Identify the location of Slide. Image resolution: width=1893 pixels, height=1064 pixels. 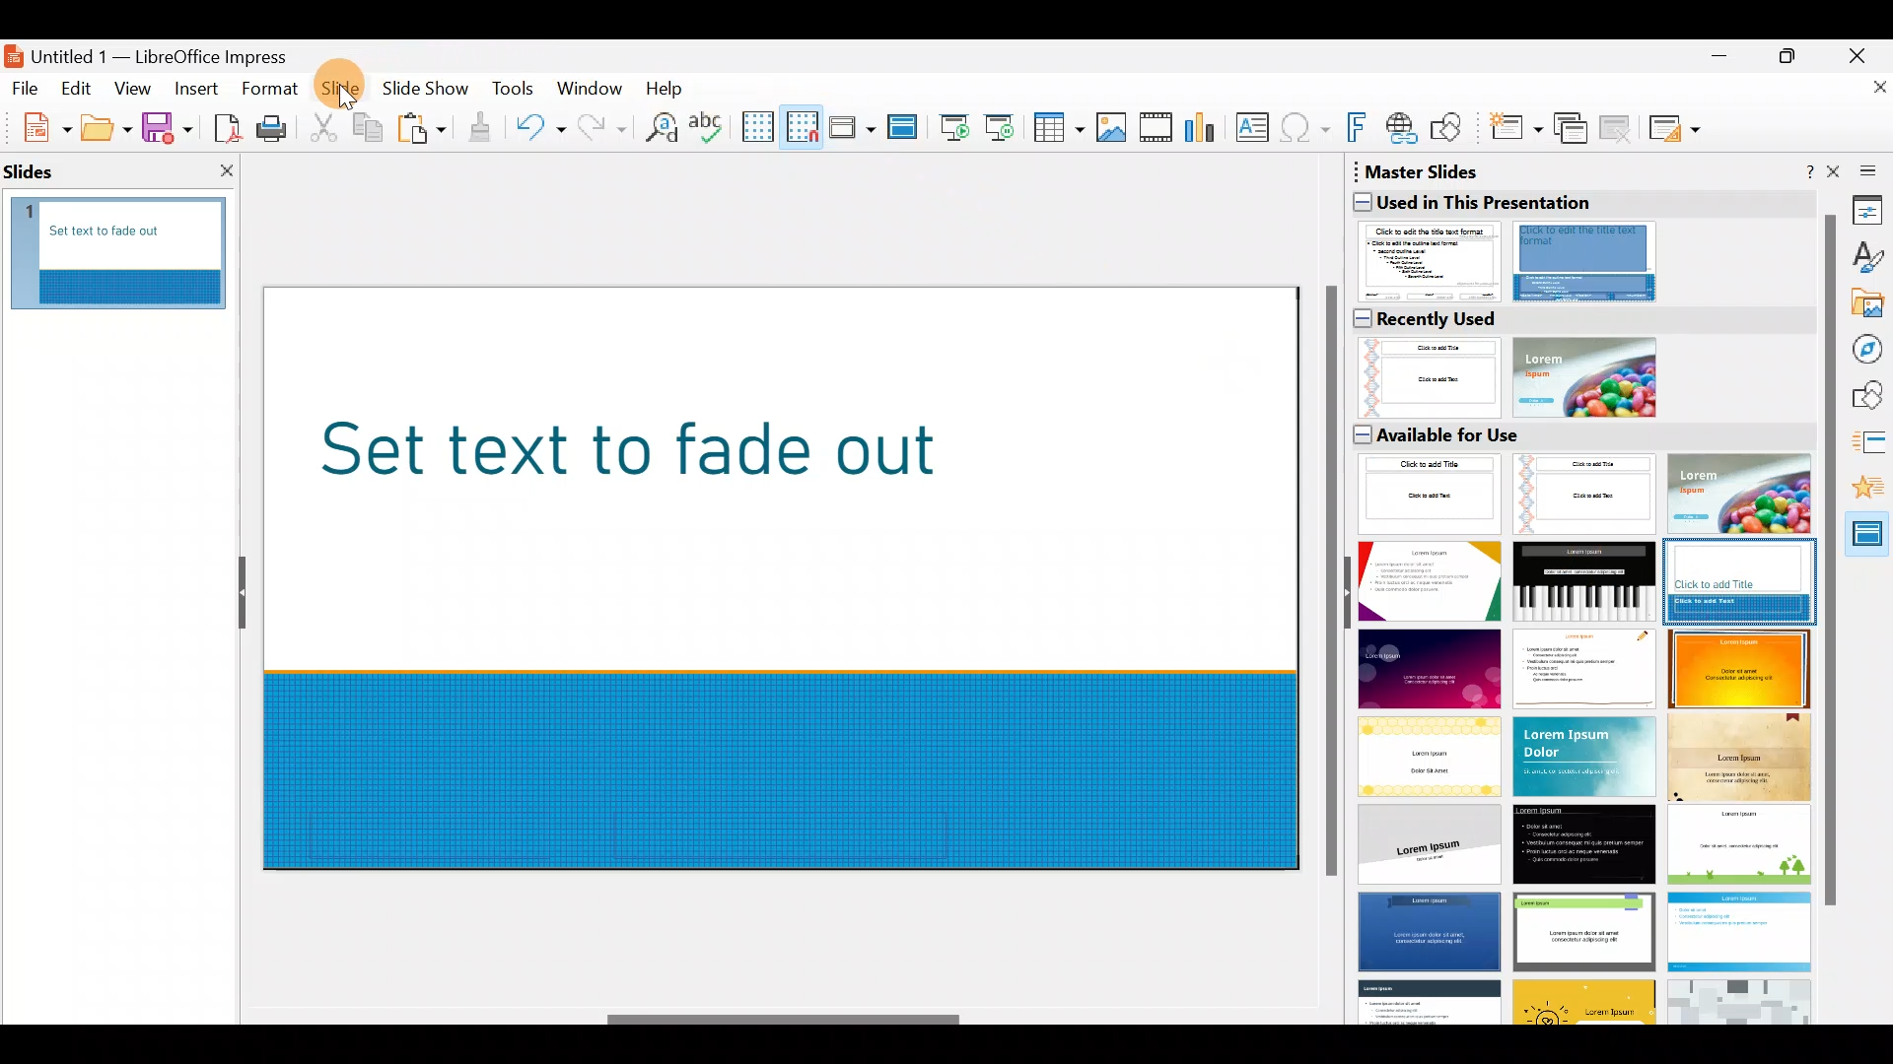
(343, 90).